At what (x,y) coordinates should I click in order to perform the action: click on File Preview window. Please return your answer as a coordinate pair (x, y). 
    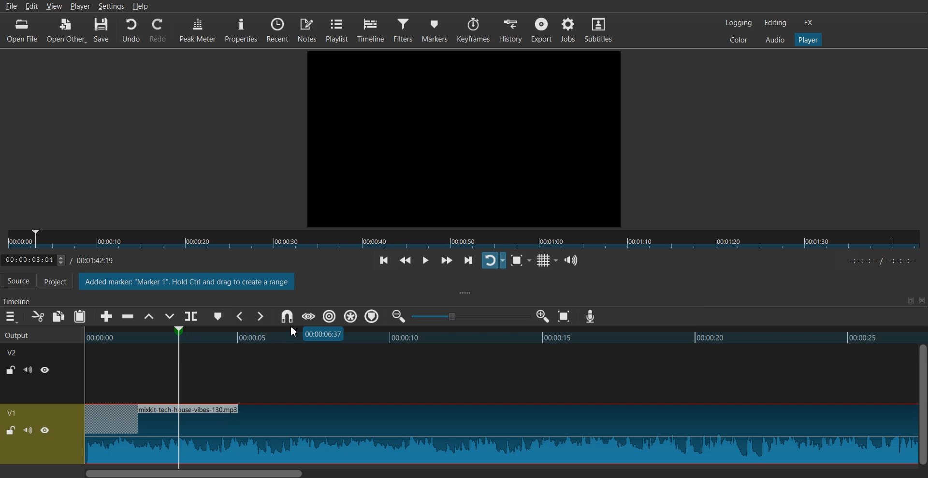
    Looking at the image, I should click on (466, 138).